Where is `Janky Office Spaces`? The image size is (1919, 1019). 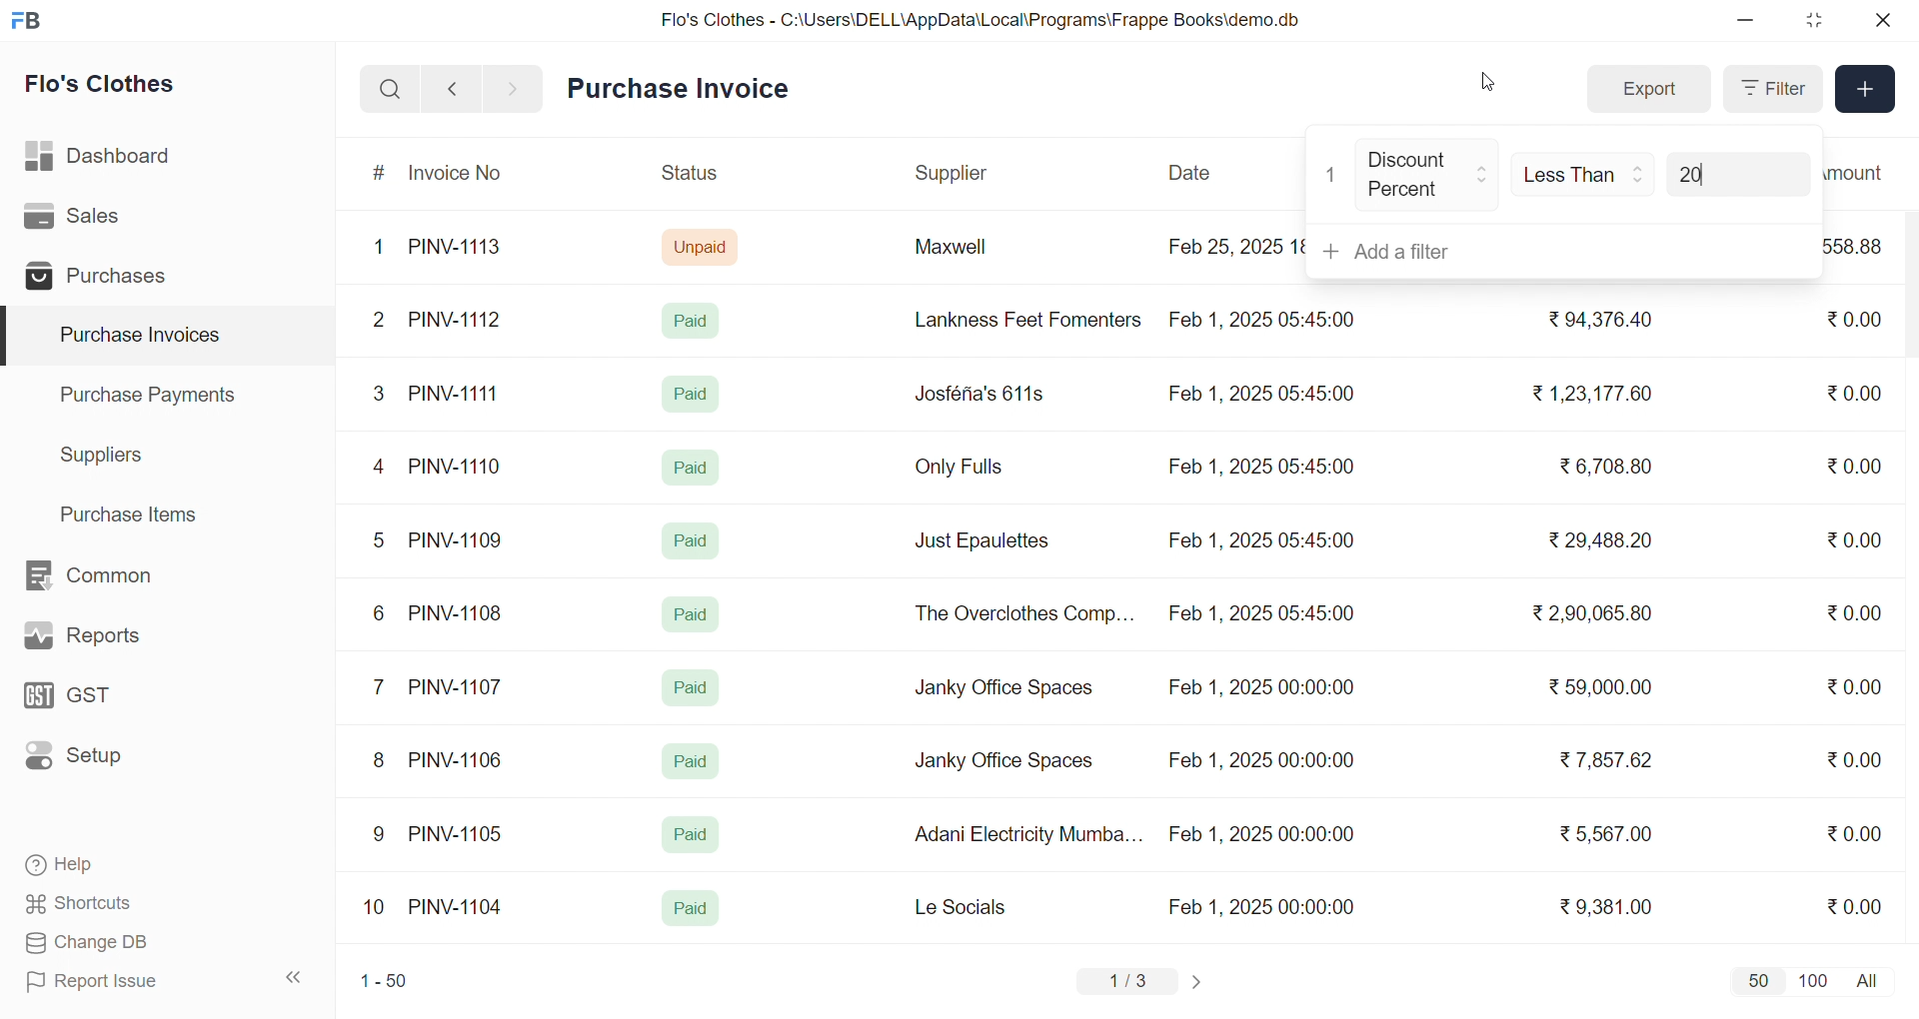 Janky Office Spaces is located at coordinates (1005, 689).